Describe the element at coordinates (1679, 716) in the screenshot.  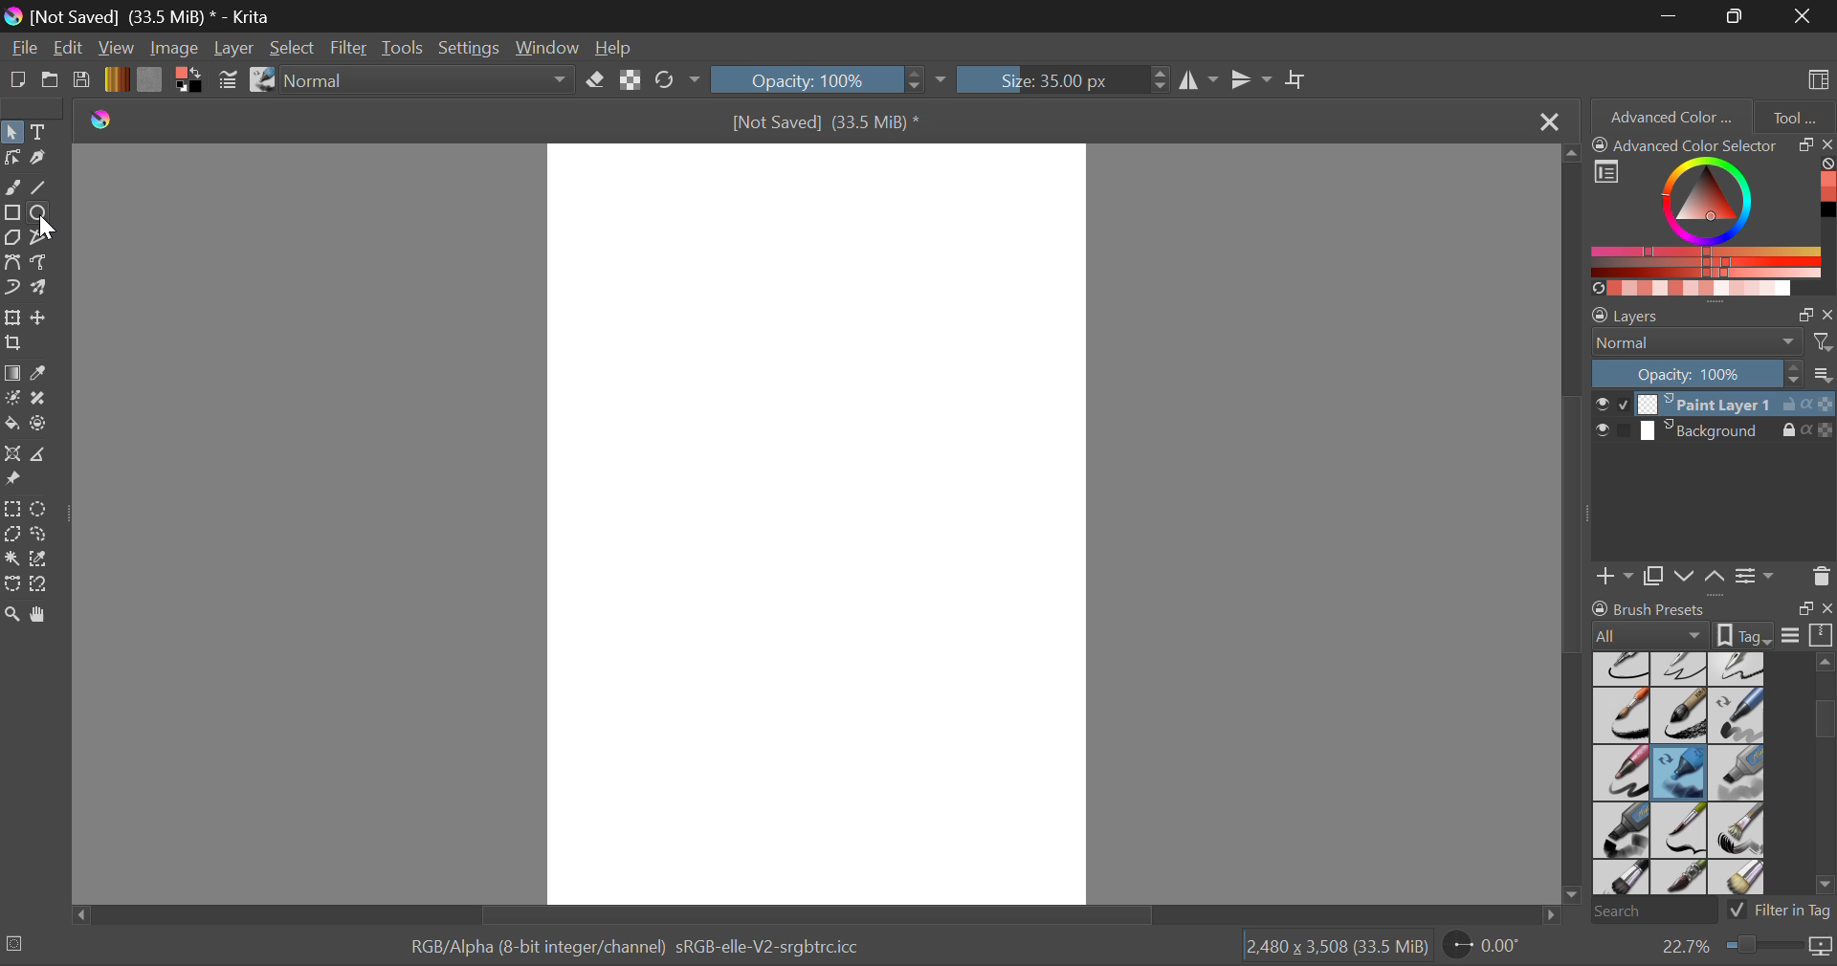
I see `Ink-8 Sumi-e` at that location.